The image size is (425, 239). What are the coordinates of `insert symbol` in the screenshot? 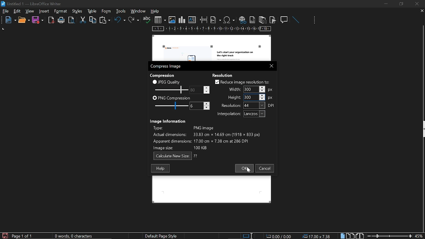 It's located at (229, 20).